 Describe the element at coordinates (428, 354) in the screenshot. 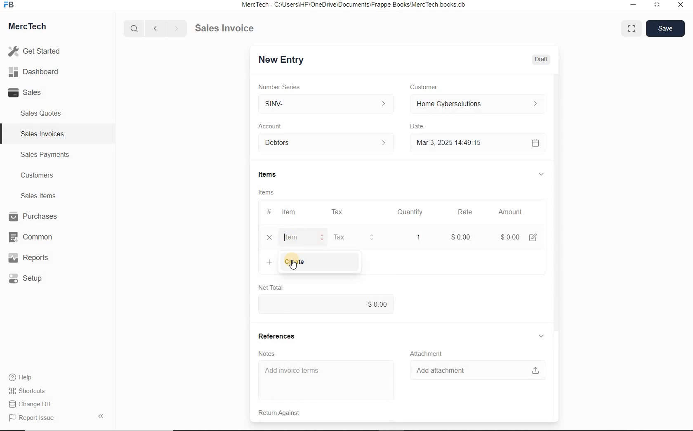

I see `Attachment` at that location.